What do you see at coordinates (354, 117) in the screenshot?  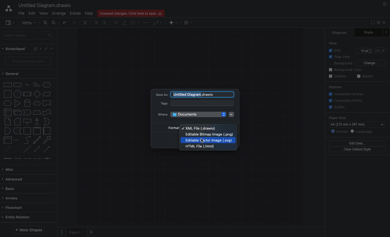 I see `Paper size` at bounding box center [354, 117].